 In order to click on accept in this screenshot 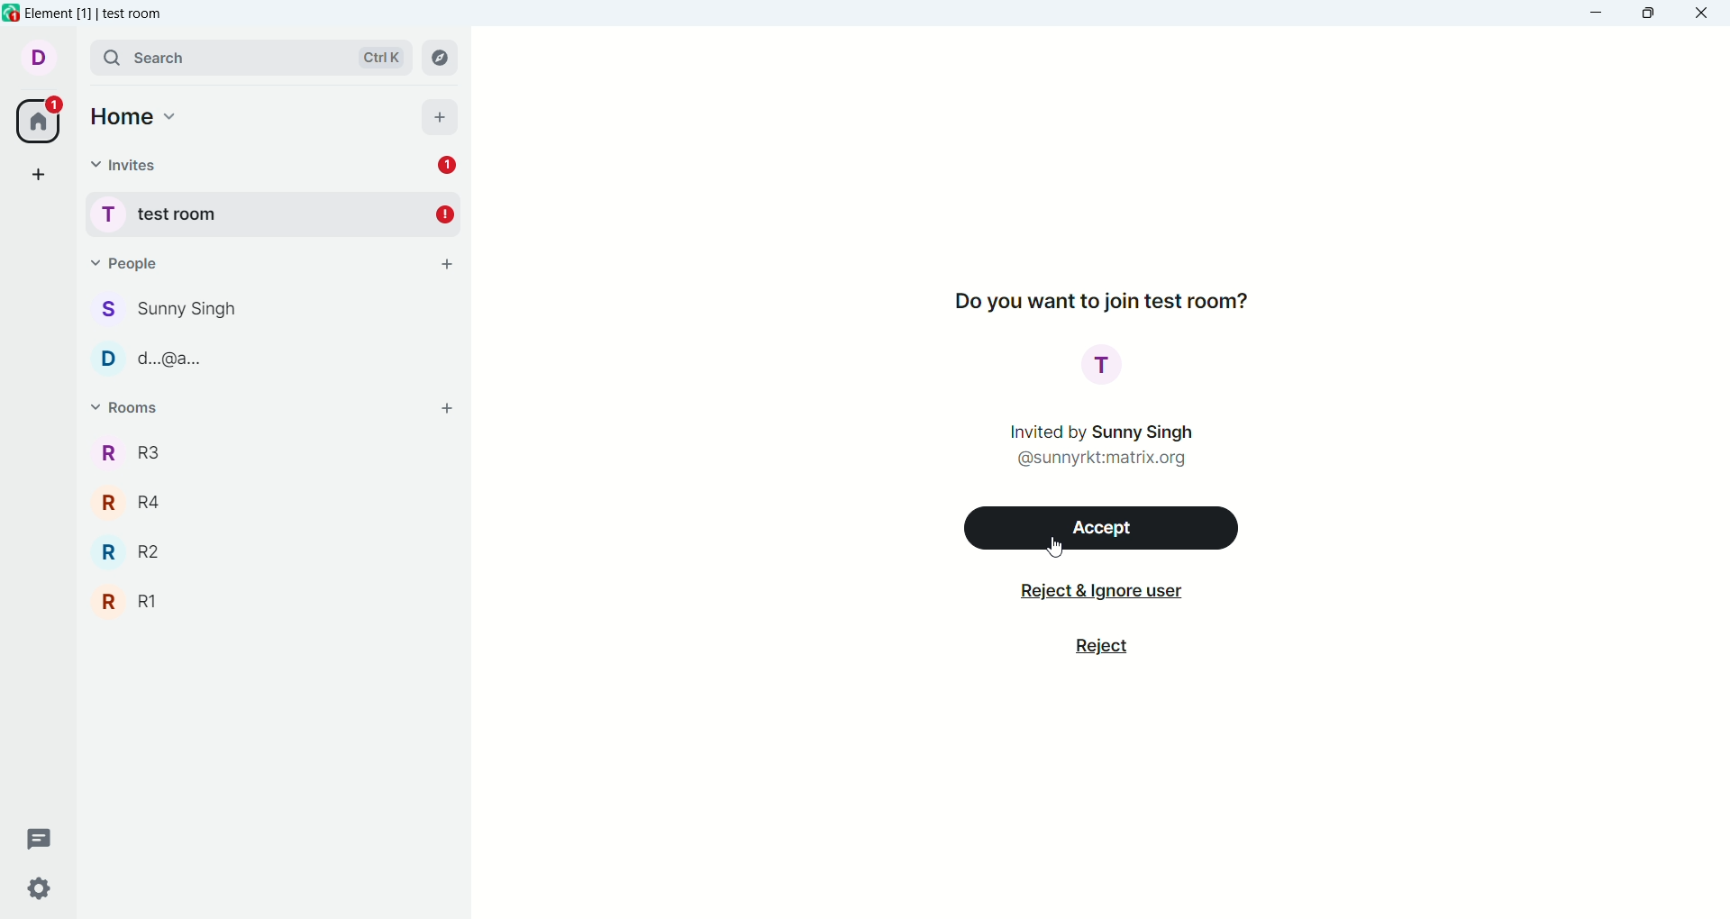, I will do `click(1105, 527)`.